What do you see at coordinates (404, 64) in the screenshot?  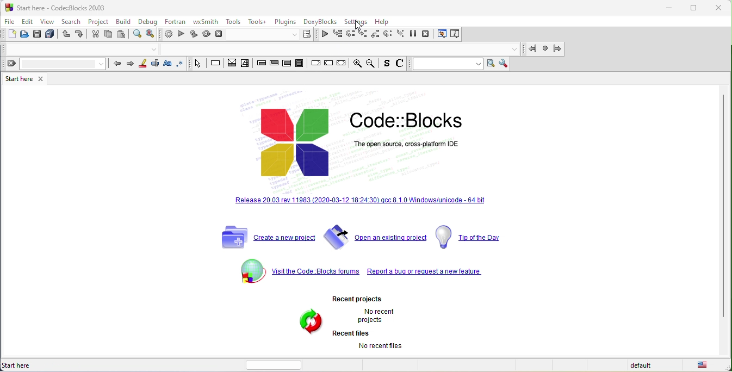 I see `comment` at bounding box center [404, 64].